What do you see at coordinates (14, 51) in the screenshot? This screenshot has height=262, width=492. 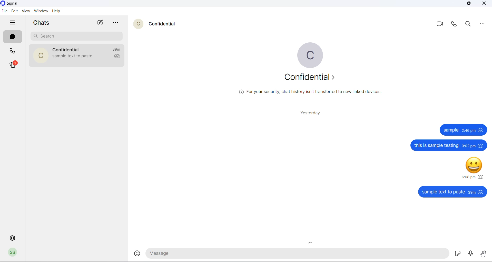 I see `calls` at bounding box center [14, 51].